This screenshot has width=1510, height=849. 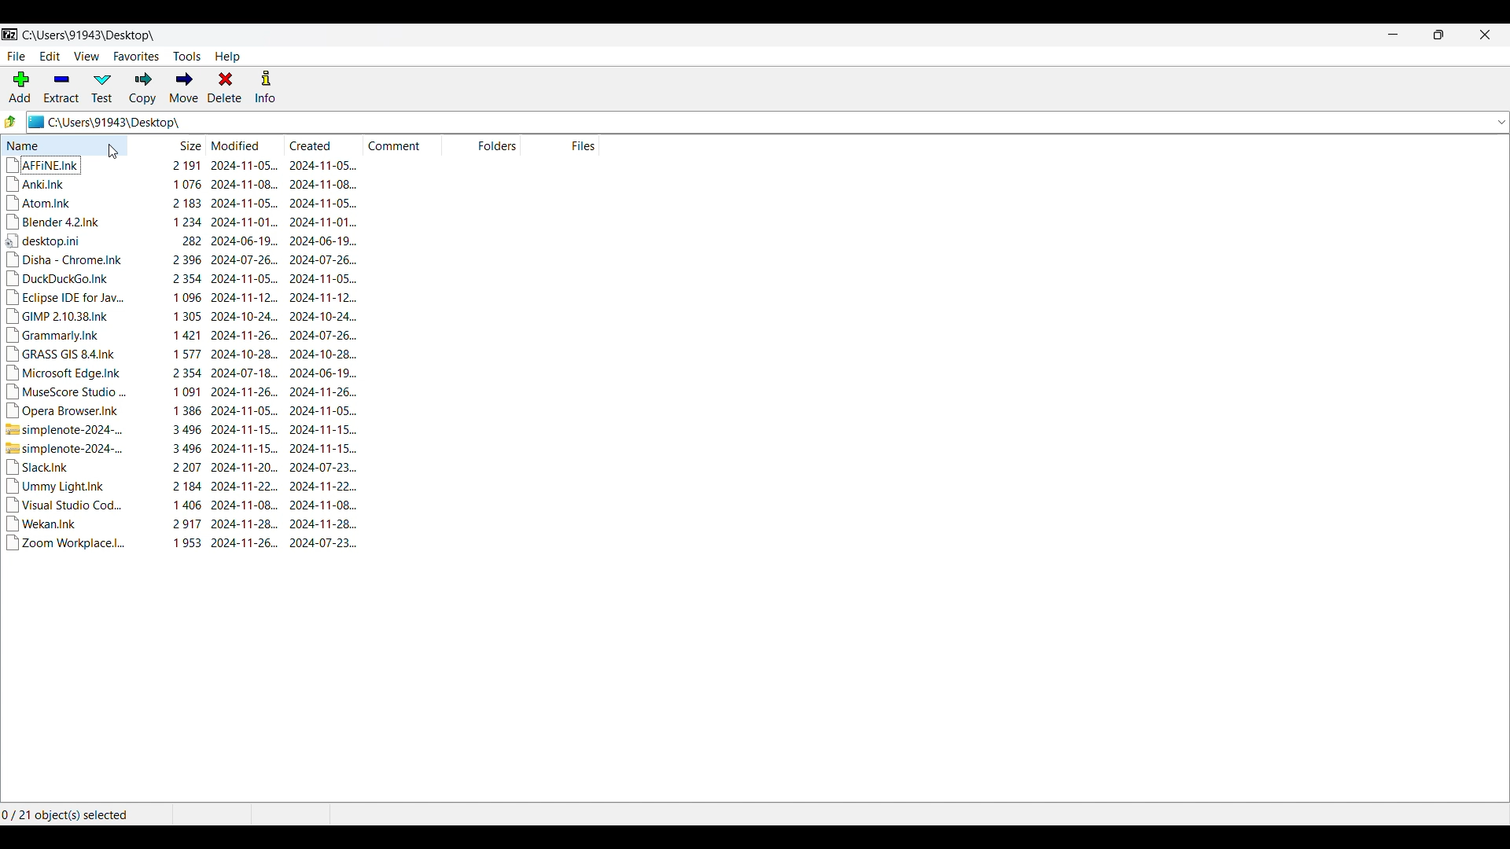 I want to click on Microsoft Edge.Ink 2354 2024-07-18... 2024-06-19..., so click(x=181, y=372).